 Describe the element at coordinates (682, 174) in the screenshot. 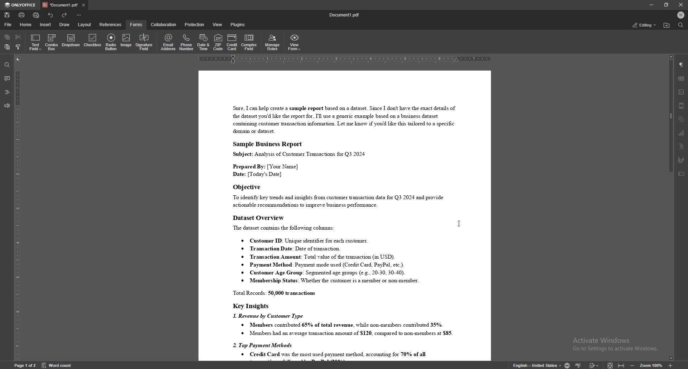

I see `text box` at that location.